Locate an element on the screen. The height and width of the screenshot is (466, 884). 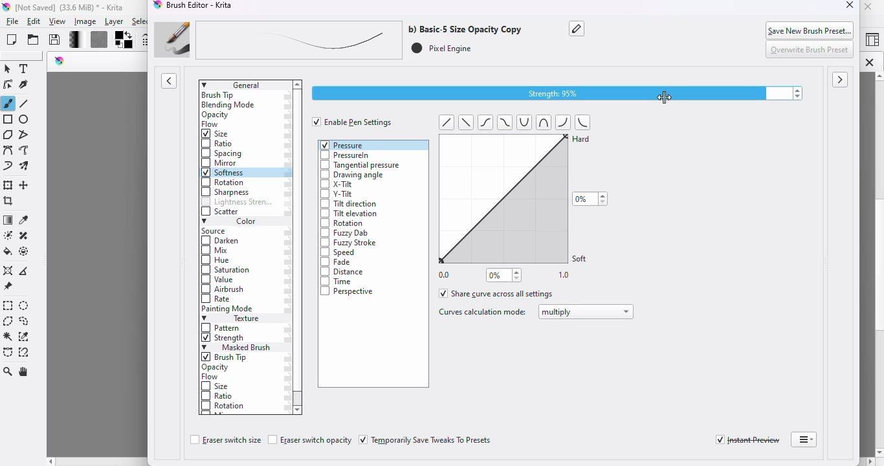
tilt direction is located at coordinates (349, 204).